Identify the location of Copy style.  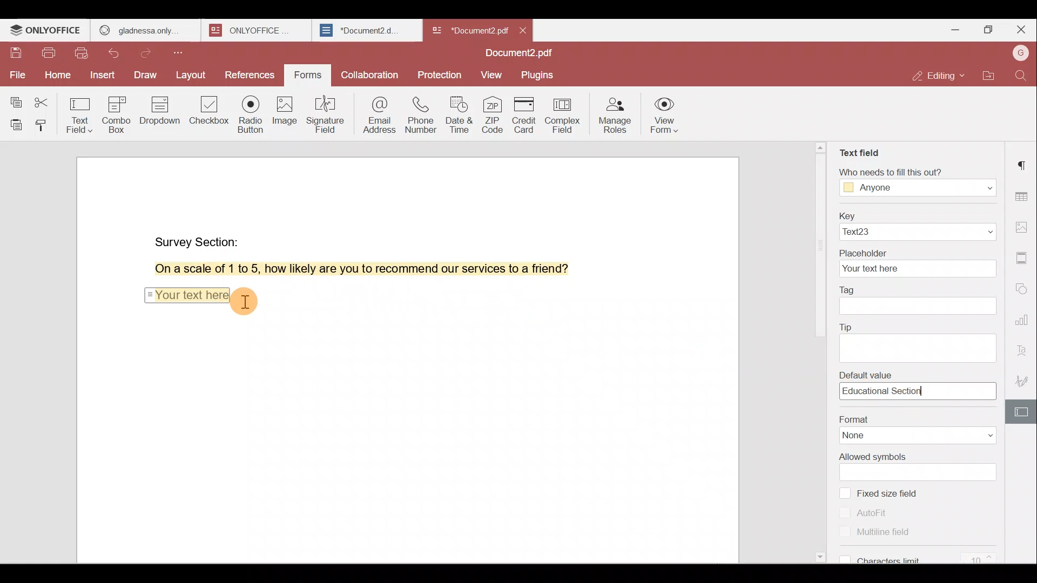
(43, 125).